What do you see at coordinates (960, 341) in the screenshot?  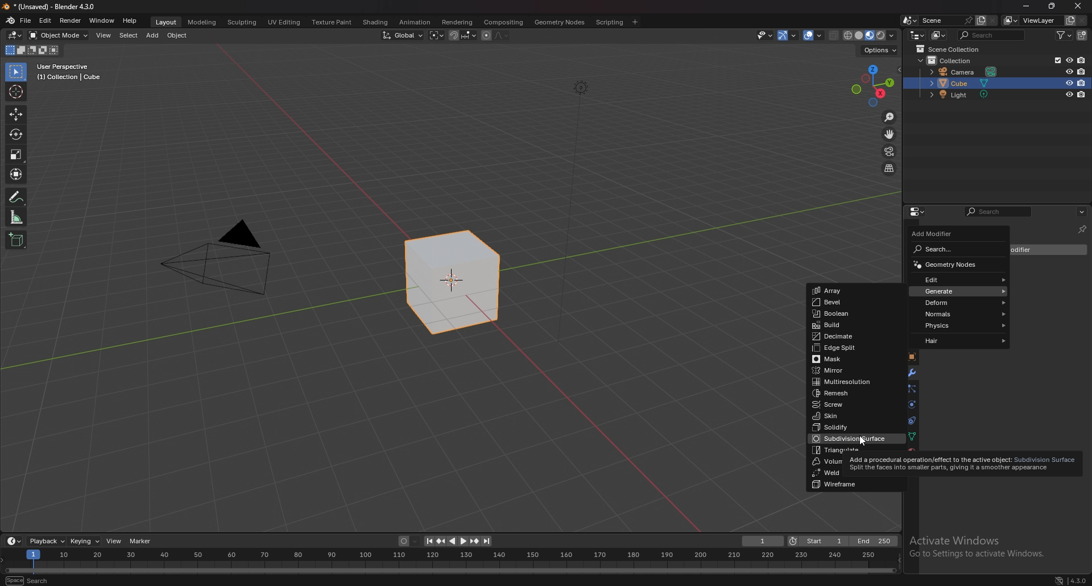 I see `hair` at bounding box center [960, 341].